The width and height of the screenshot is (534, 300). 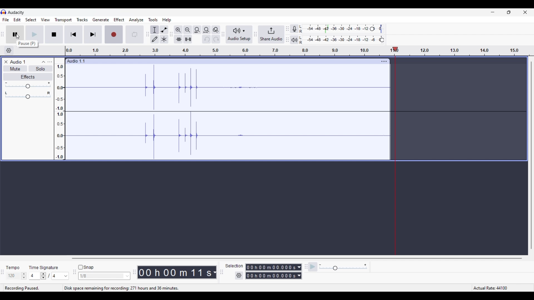 I want to click on Envelop tool, so click(x=164, y=30).